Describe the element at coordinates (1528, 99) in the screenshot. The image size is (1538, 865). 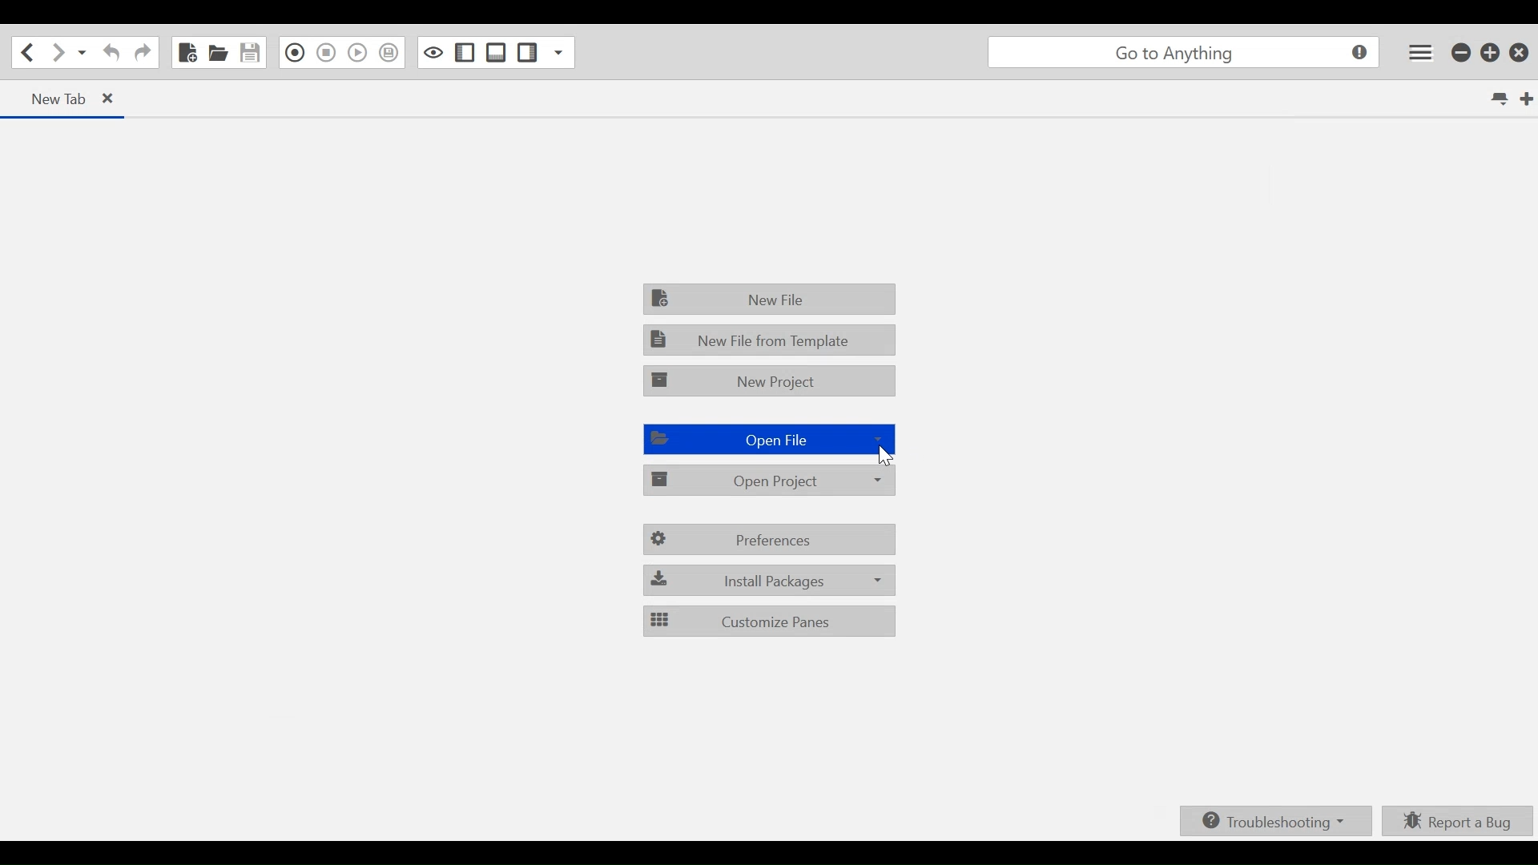
I see `New Tab` at that location.